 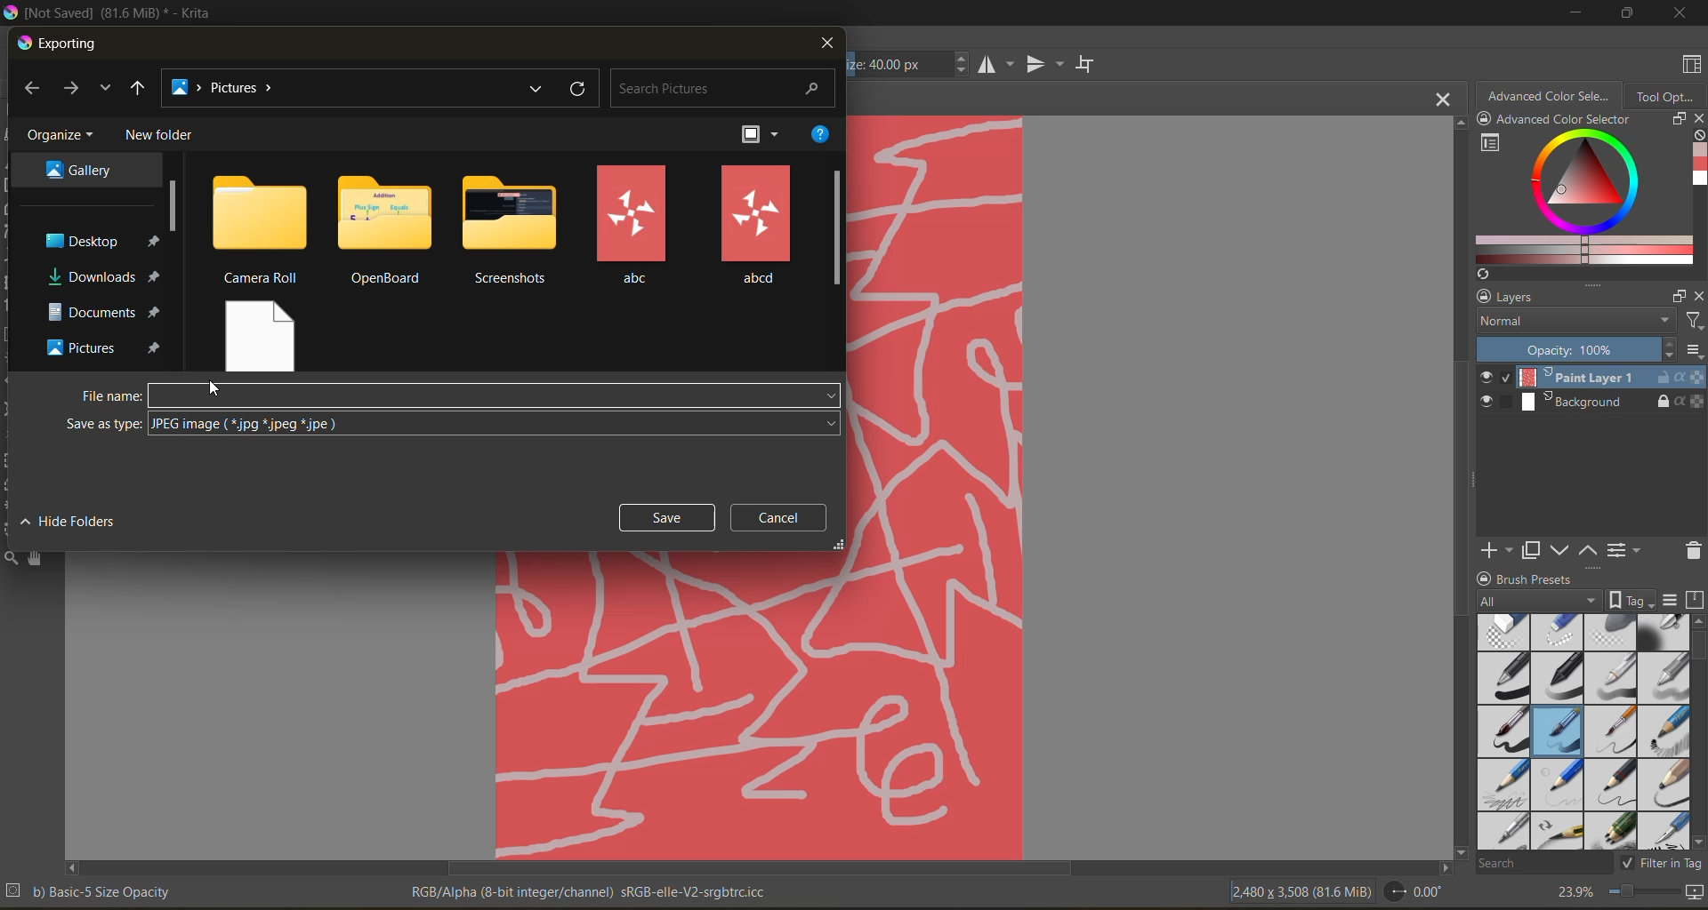 What do you see at coordinates (1629, 599) in the screenshot?
I see `show tag` at bounding box center [1629, 599].